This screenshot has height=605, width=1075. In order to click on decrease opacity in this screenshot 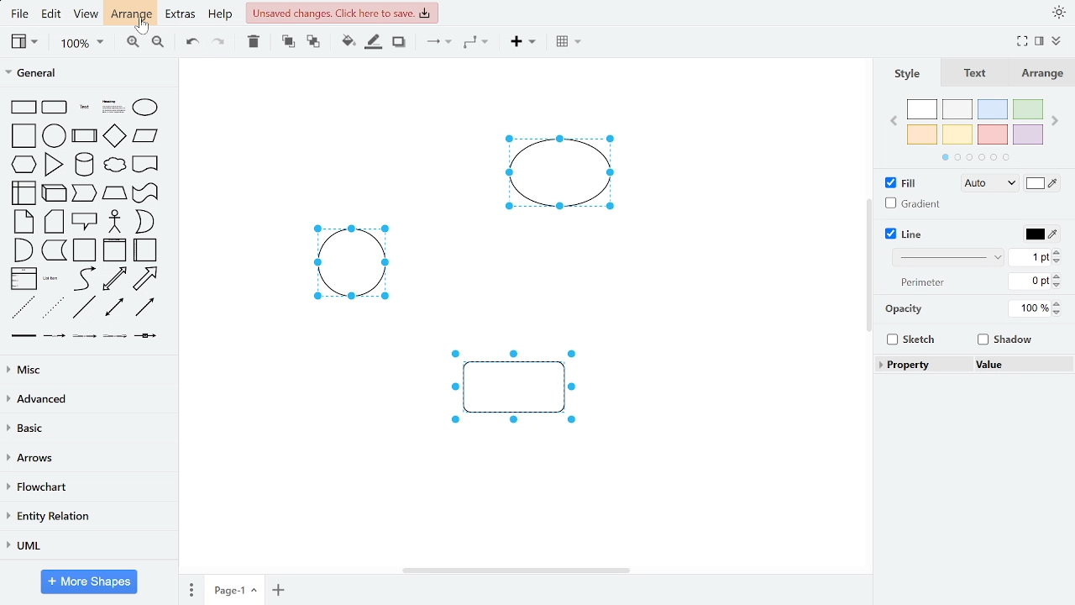, I will do `click(1057, 313)`.